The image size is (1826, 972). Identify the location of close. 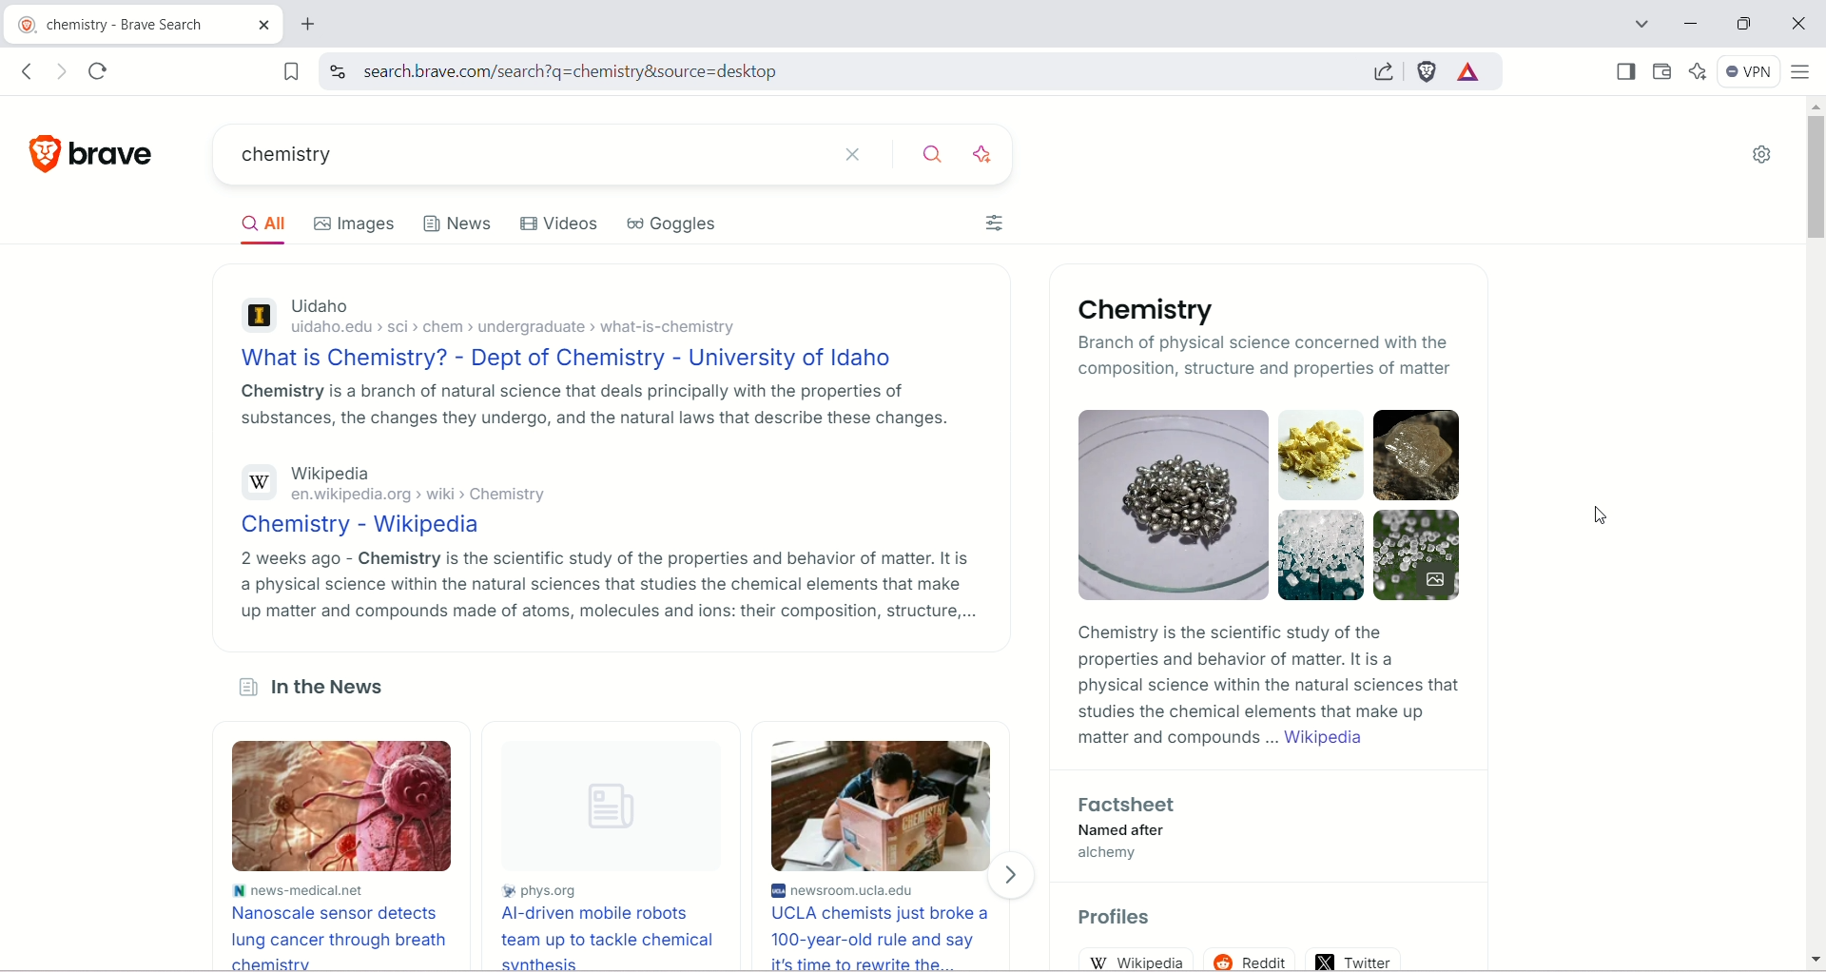
(1799, 21).